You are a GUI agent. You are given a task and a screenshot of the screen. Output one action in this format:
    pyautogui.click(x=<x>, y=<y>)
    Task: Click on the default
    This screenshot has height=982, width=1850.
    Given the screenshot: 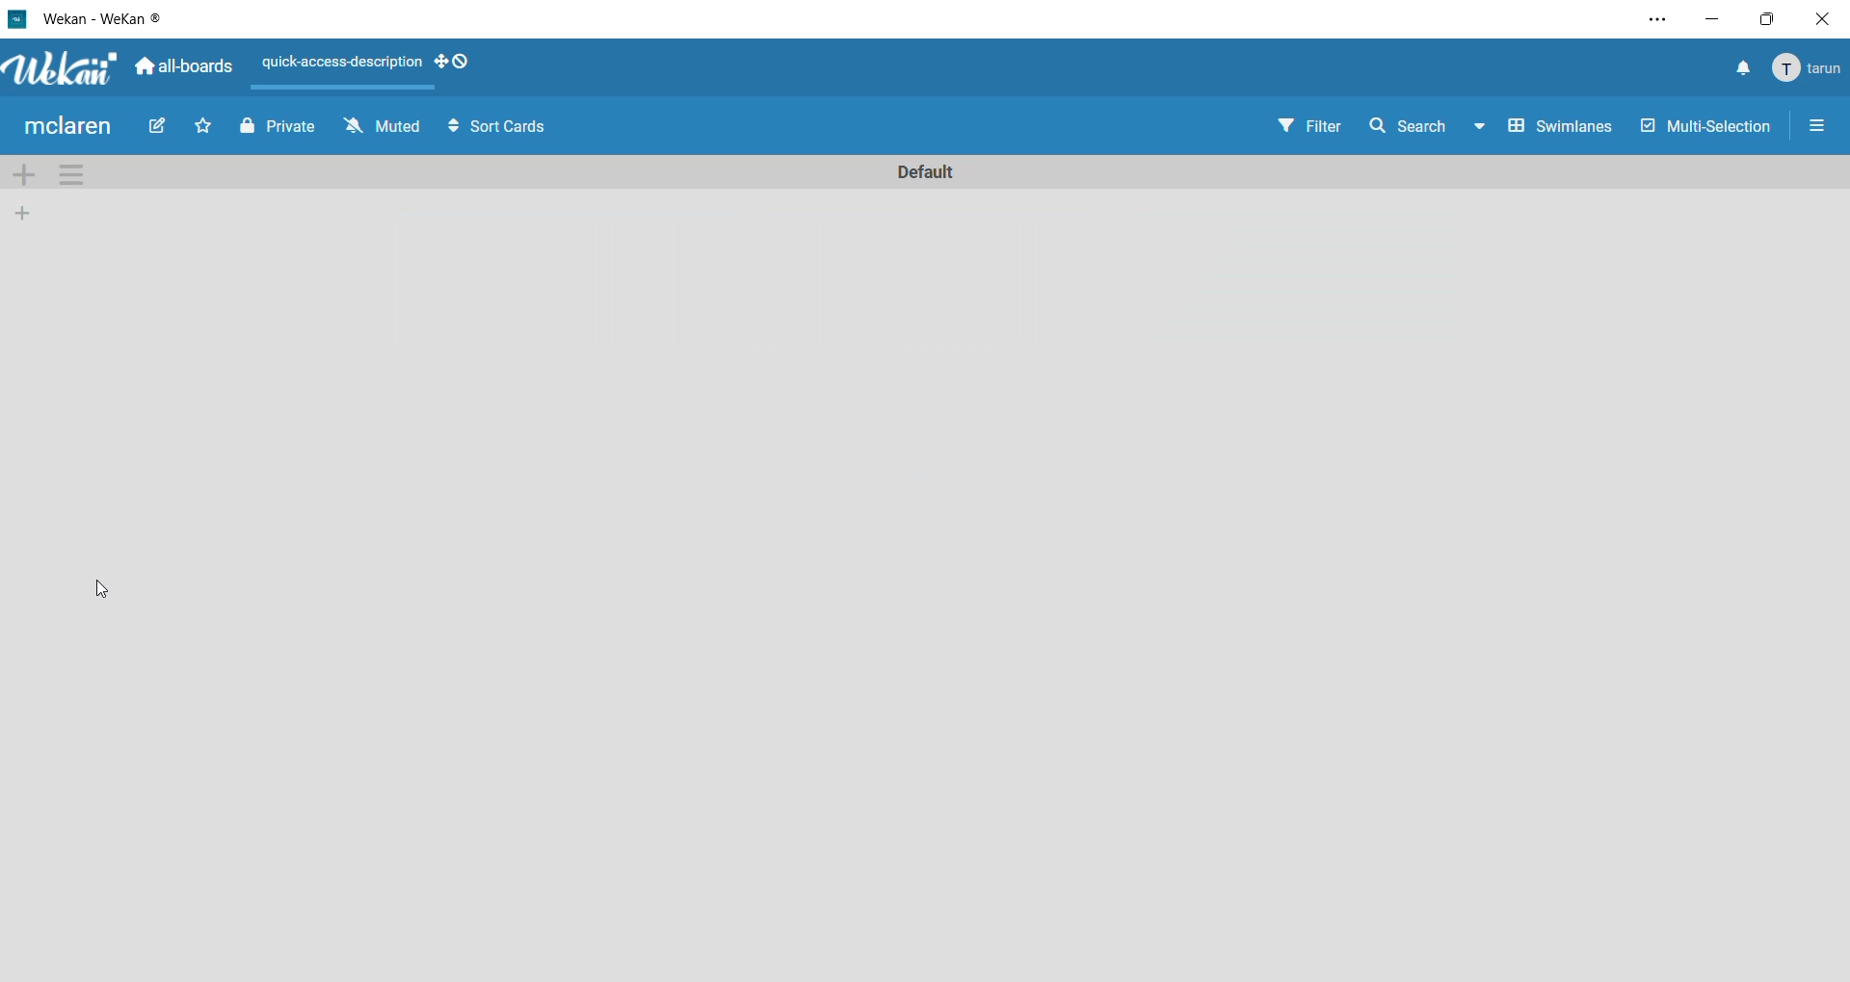 What is the action you would take?
    pyautogui.click(x=931, y=169)
    